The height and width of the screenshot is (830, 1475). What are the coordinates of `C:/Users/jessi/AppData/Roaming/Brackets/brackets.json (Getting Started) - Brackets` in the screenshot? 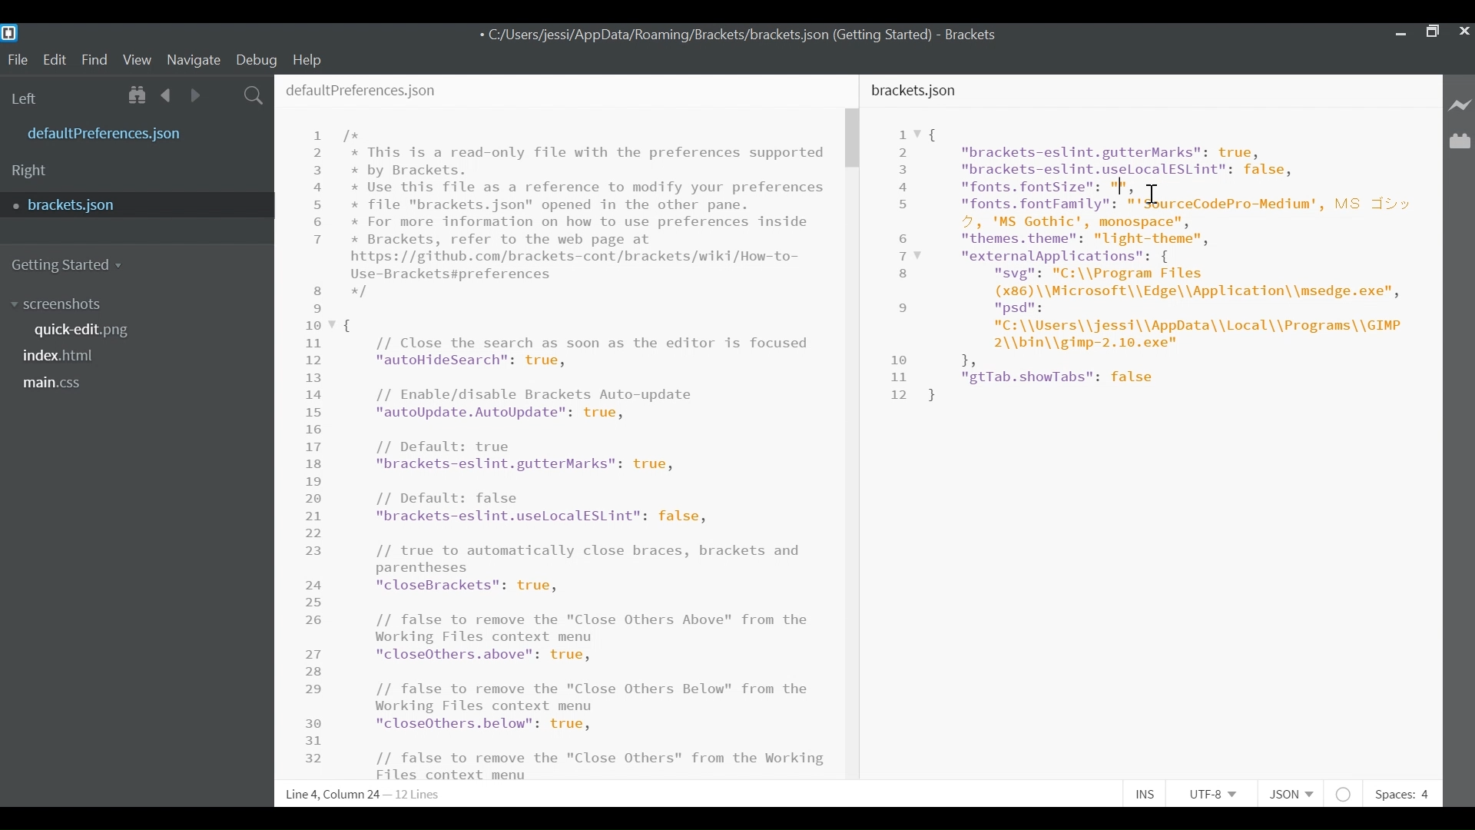 It's located at (738, 38).